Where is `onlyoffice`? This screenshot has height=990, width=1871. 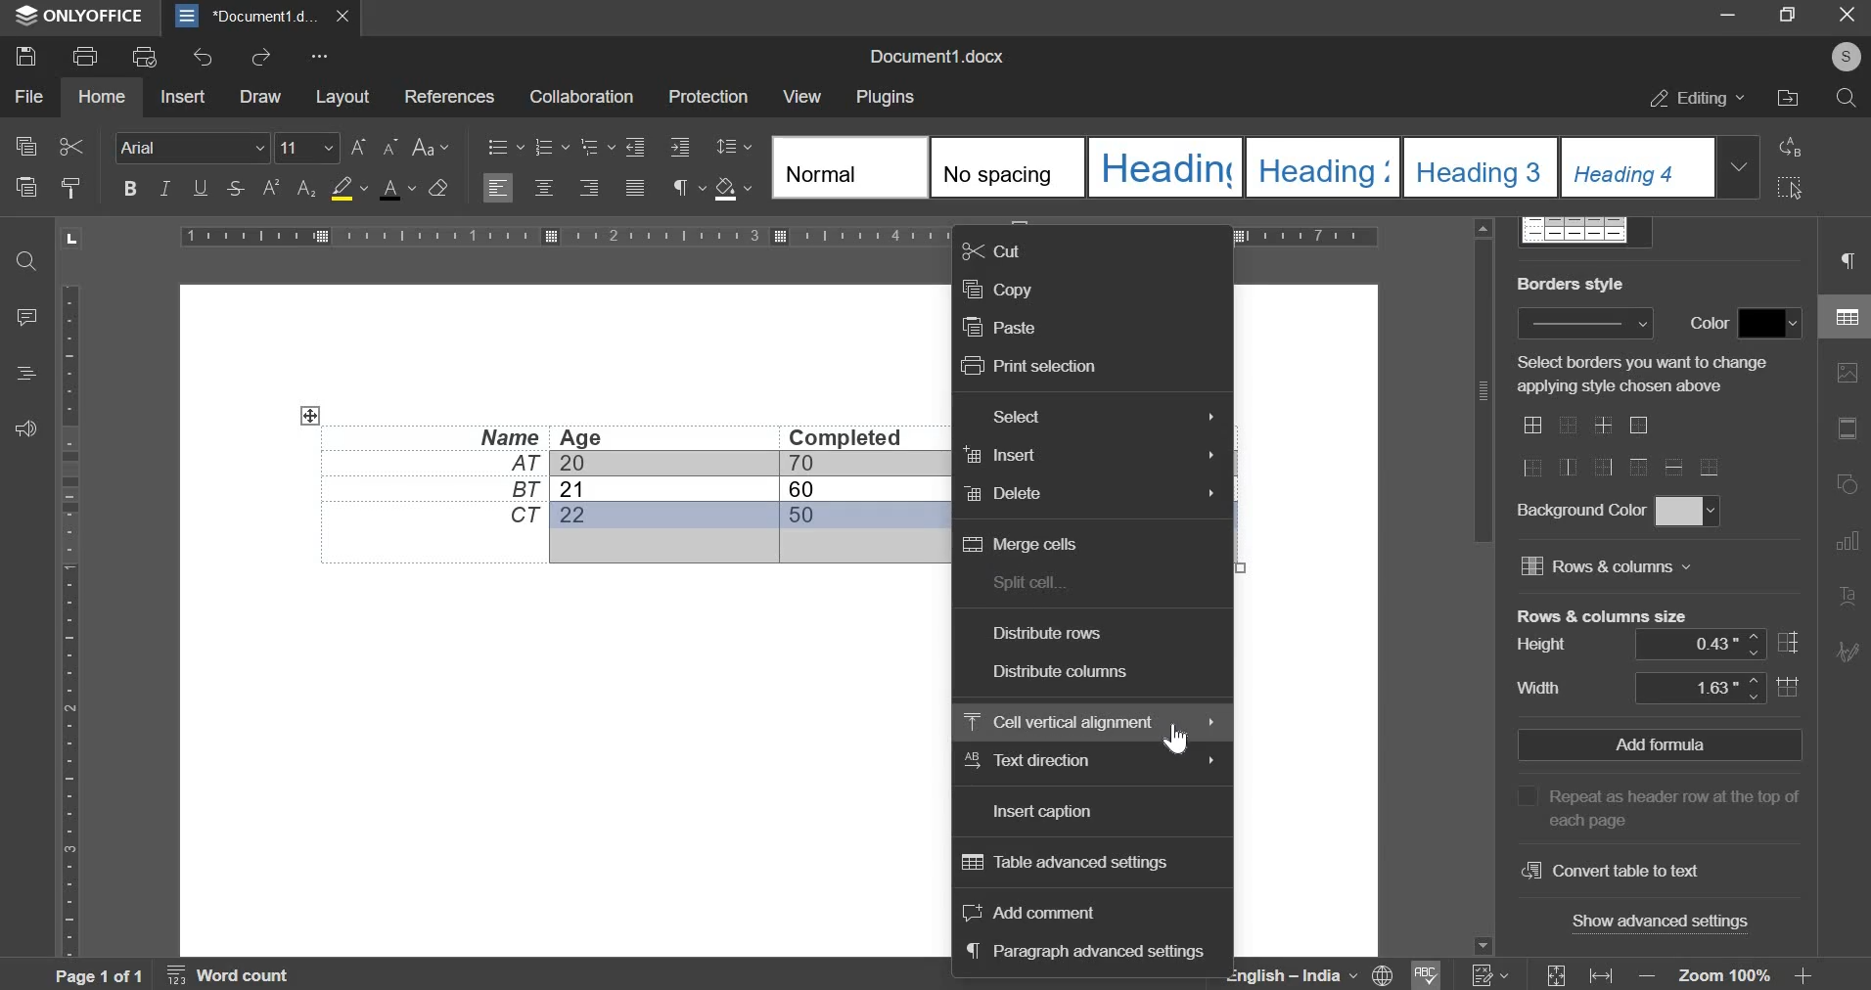 onlyoffice is located at coordinates (93, 15).